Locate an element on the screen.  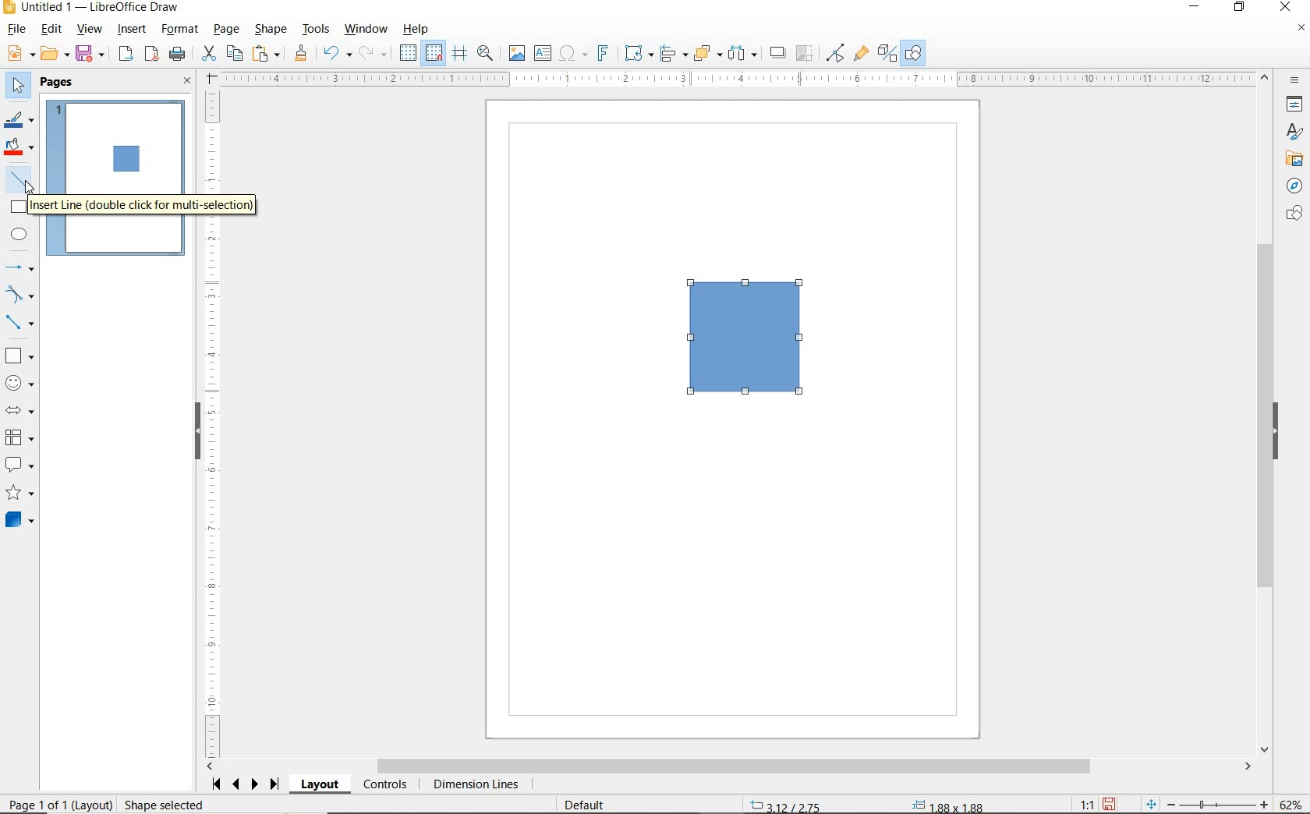
CLOSE DOCUMENT is located at coordinates (1301, 29).